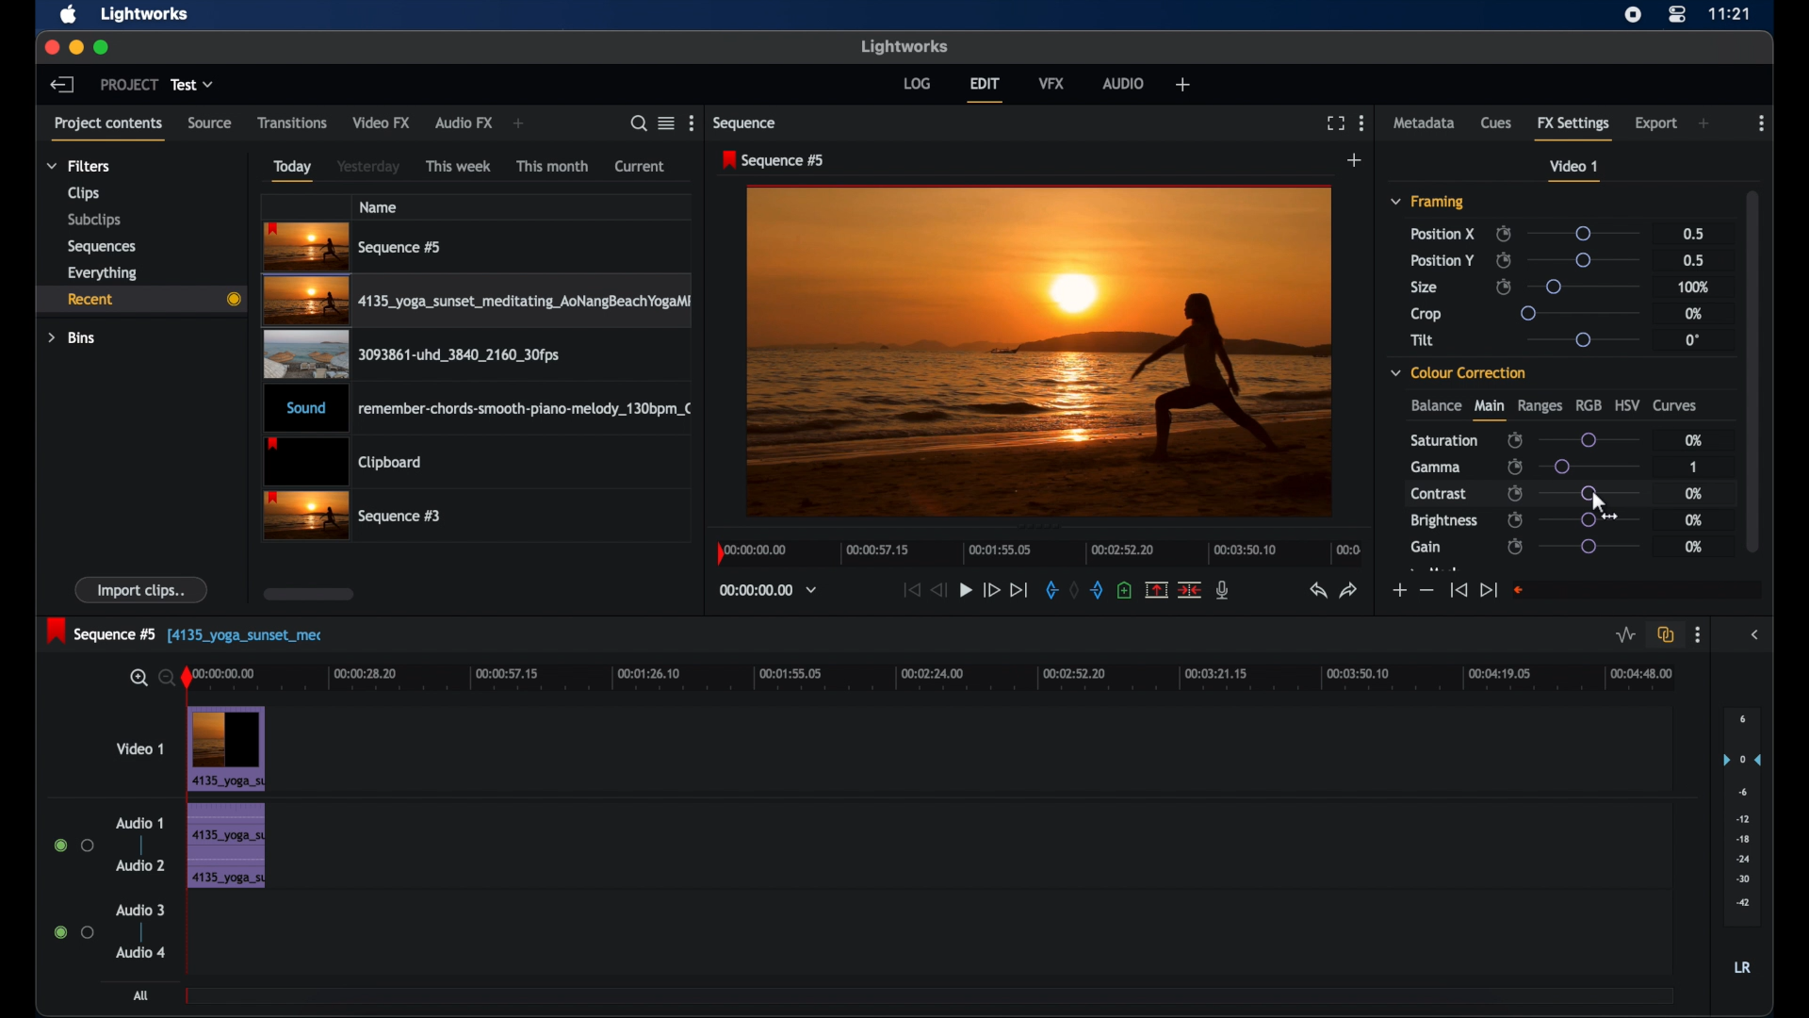  I want to click on today, so click(292, 171).